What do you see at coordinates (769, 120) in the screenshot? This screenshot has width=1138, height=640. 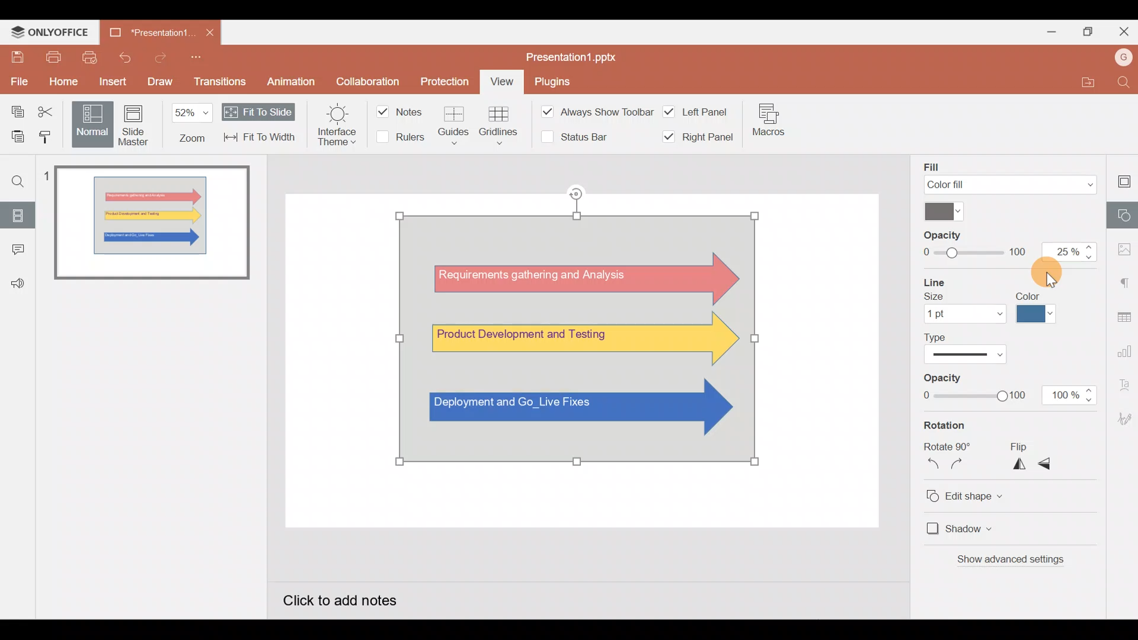 I see `Macros` at bounding box center [769, 120].